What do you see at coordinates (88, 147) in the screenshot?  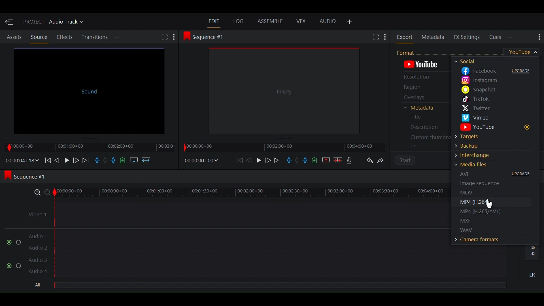 I see `Timeline` at bounding box center [88, 147].